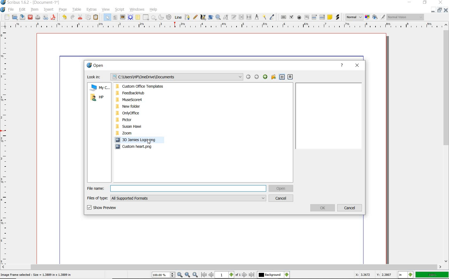 This screenshot has height=279, width=449. What do you see at coordinates (138, 9) in the screenshot?
I see `windows` at bounding box center [138, 9].